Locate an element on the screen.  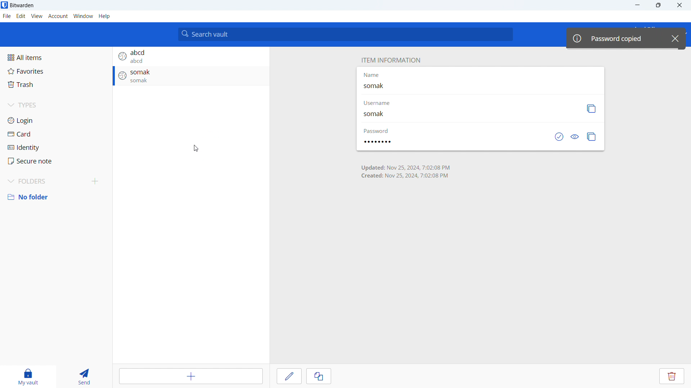
item information is located at coordinates (390, 61).